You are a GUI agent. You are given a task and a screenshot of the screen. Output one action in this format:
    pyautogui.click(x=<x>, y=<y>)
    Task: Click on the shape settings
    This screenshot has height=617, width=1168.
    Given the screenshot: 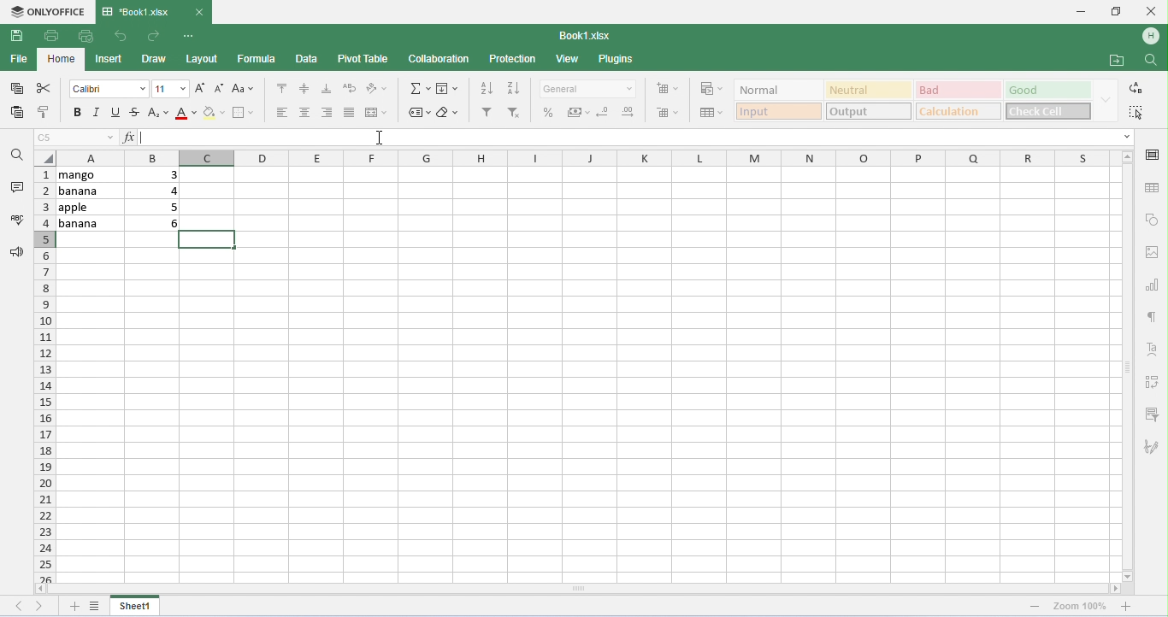 What is the action you would take?
    pyautogui.click(x=1153, y=220)
    